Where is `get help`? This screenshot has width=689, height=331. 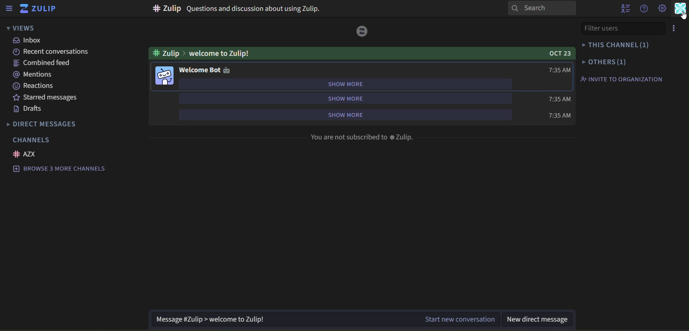
get help is located at coordinates (643, 8).